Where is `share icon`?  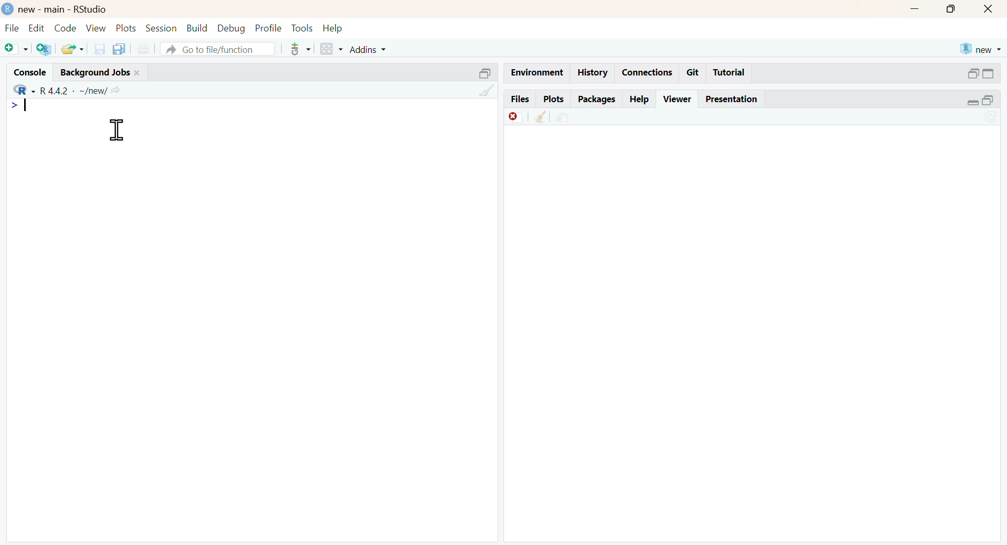 share icon is located at coordinates (115, 91).